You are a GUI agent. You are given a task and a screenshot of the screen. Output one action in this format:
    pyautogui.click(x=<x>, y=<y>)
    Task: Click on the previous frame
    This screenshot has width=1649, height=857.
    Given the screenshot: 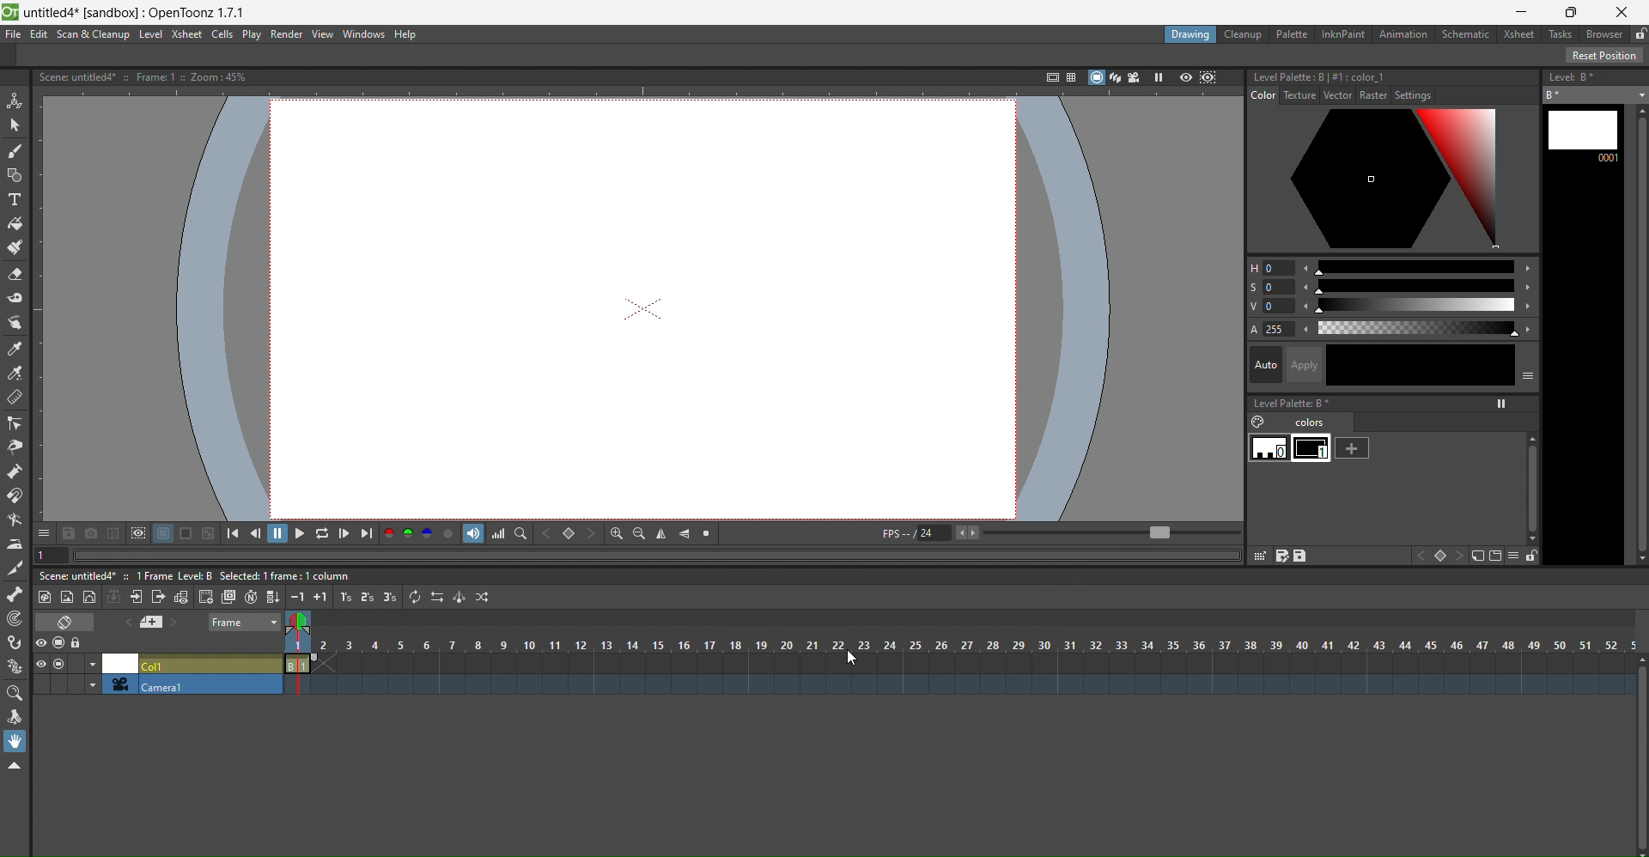 What is the action you would take?
    pyautogui.click(x=259, y=532)
    